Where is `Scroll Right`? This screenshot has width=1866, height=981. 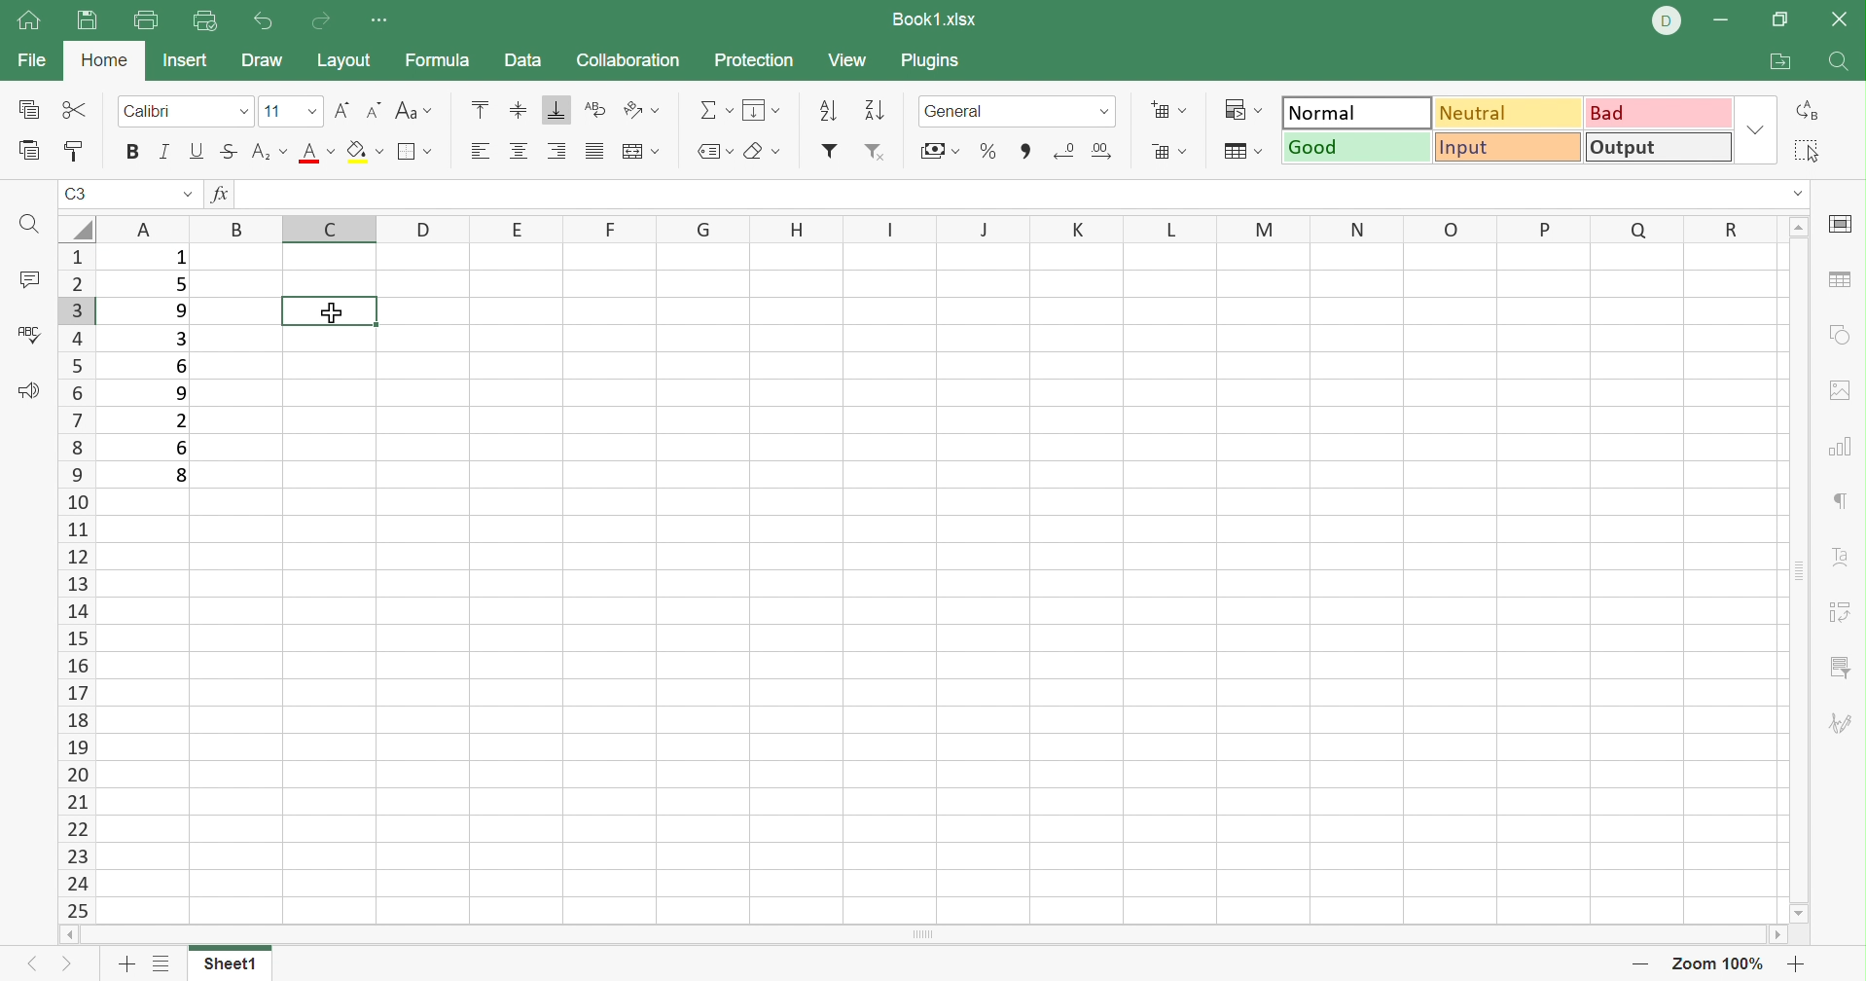
Scroll Right is located at coordinates (1779, 934).